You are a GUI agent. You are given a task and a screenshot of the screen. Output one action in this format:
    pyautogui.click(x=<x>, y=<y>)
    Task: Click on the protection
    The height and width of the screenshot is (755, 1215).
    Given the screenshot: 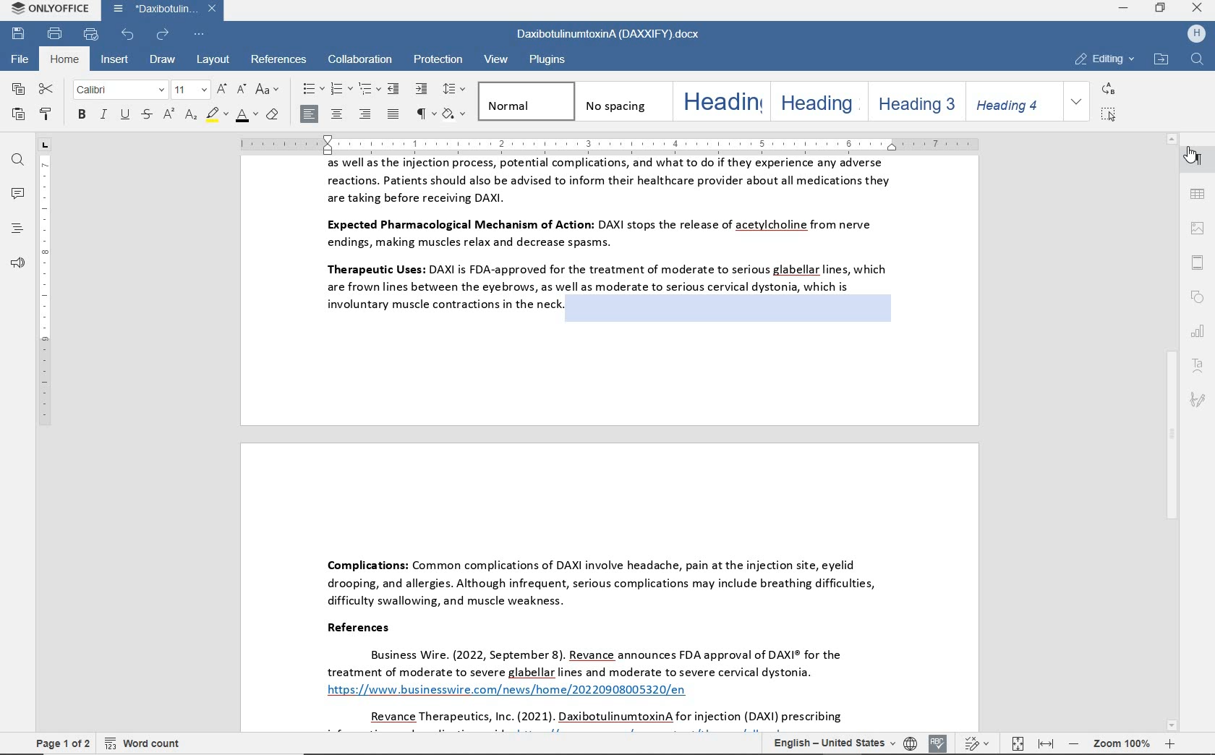 What is the action you would take?
    pyautogui.click(x=438, y=59)
    